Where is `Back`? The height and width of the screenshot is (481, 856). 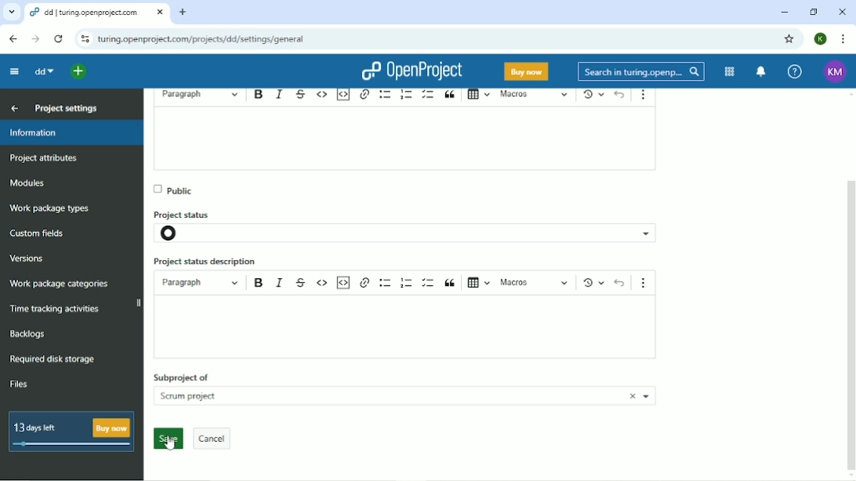 Back is located at coordinates (15, 39).